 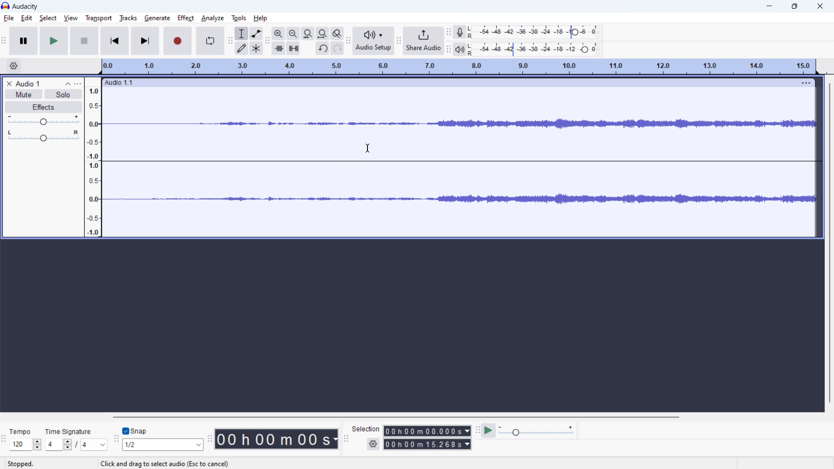 What do you see at coordinates (794, 6) in the screenshot?
I see `maximize` at bounding box center [794, 6].